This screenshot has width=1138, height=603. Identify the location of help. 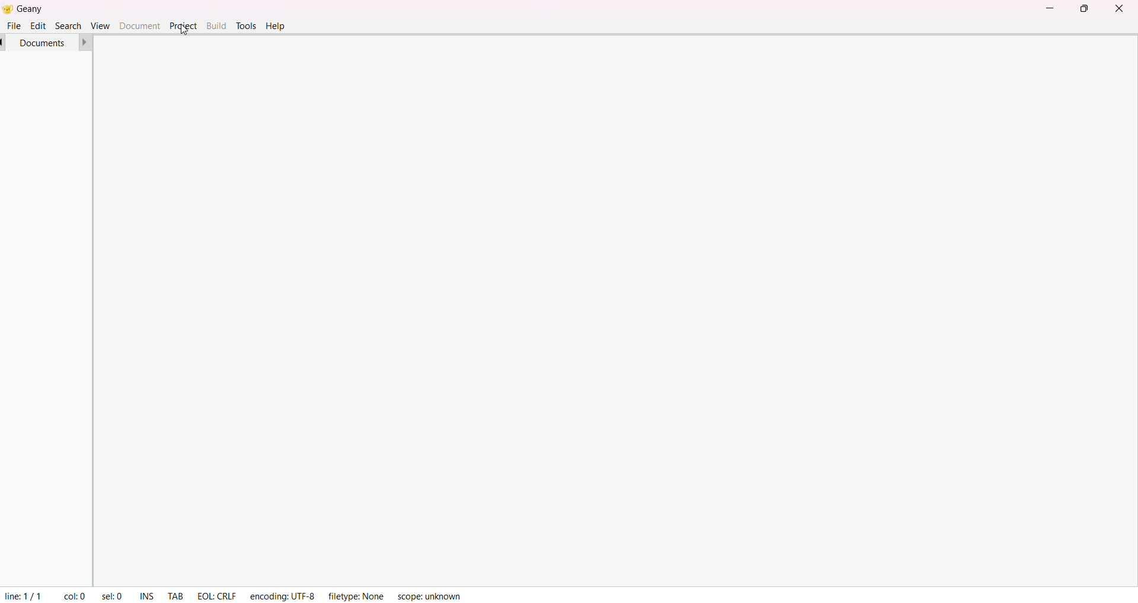
(276, 27).